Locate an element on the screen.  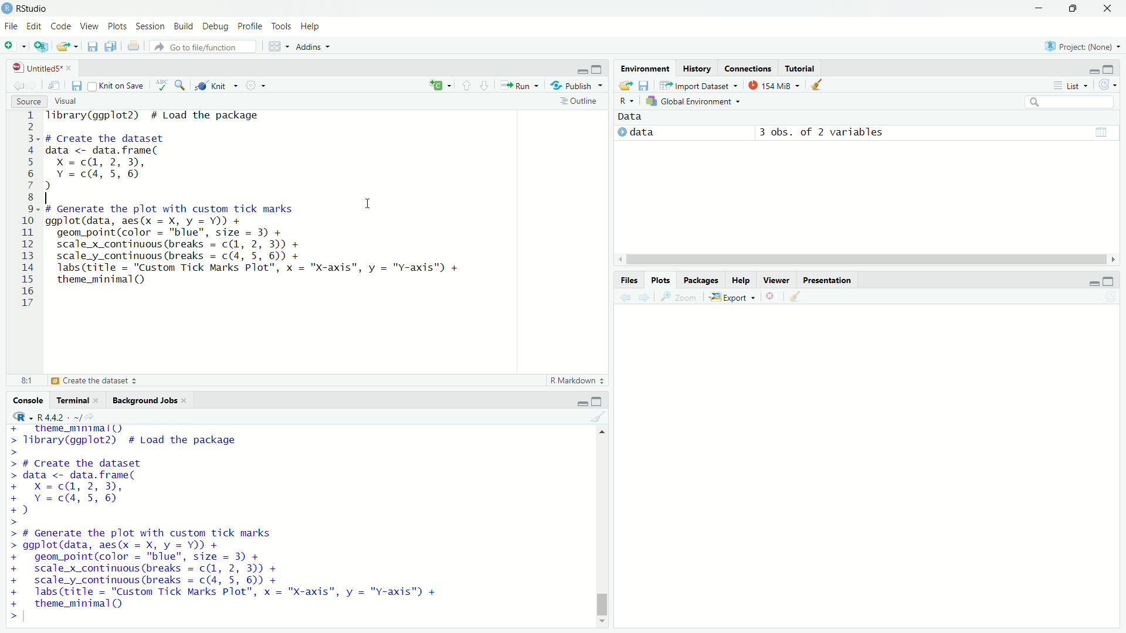
table is located at coordinates (1101, 131).